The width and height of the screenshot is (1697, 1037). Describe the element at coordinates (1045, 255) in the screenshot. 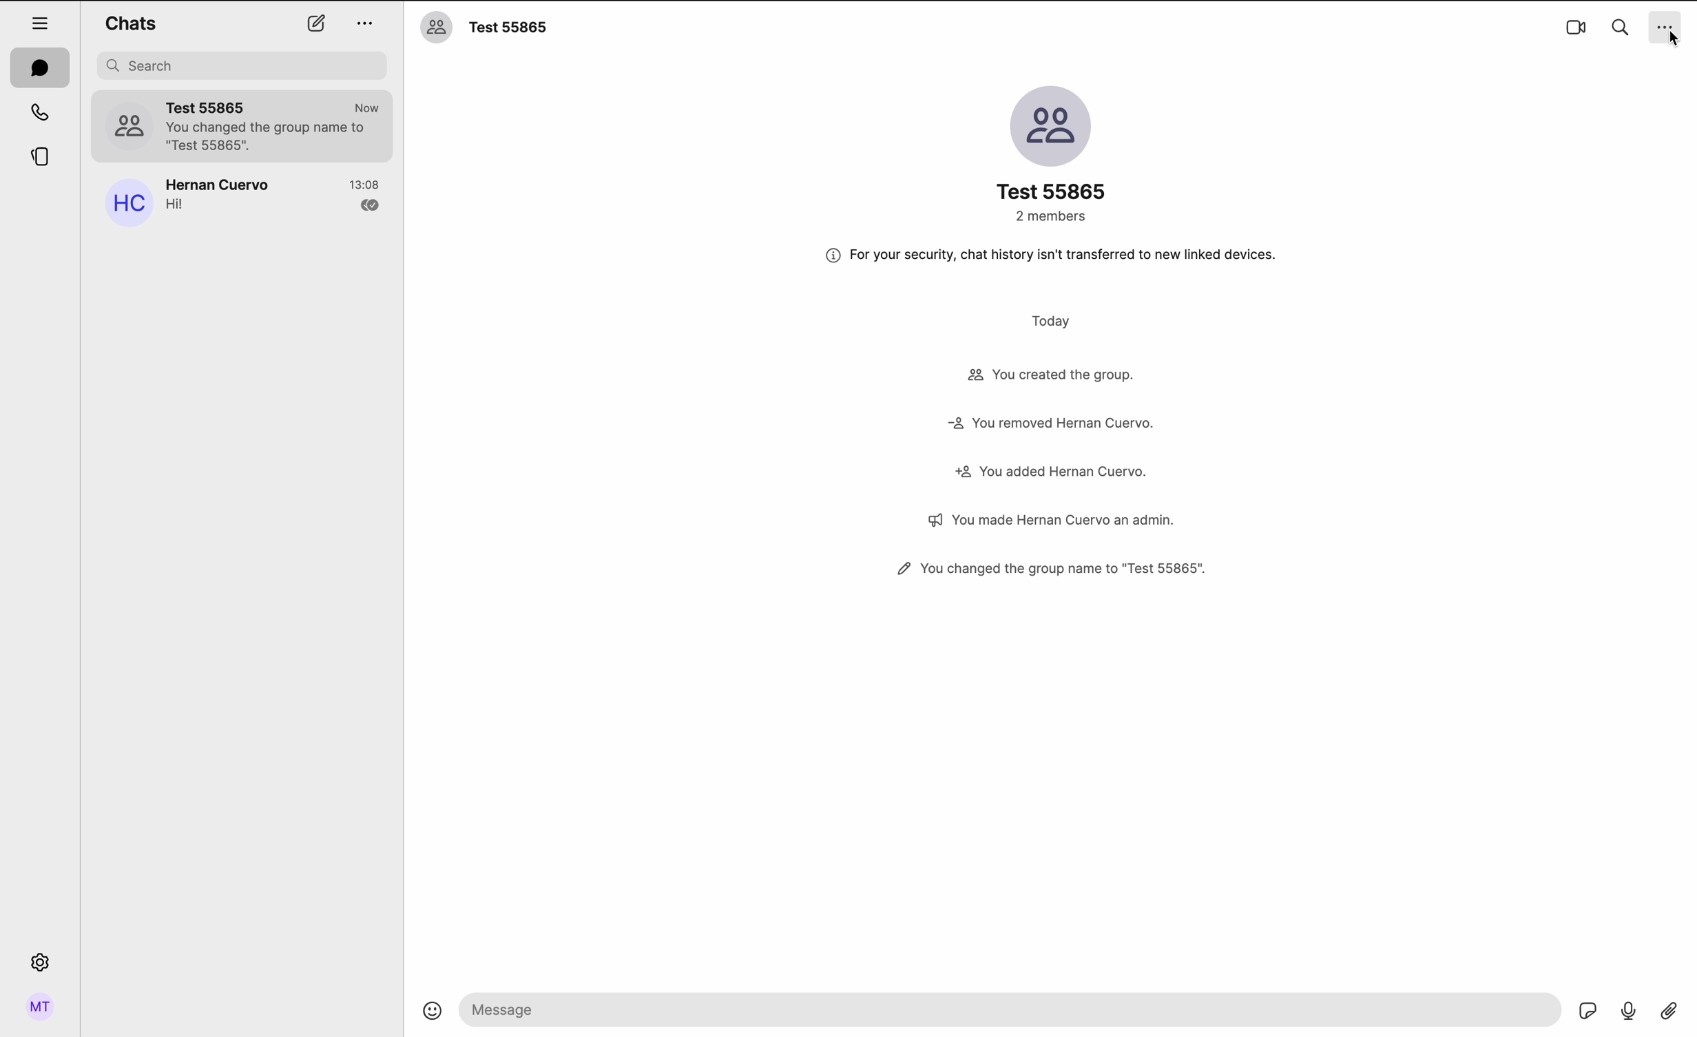

I see `note` at that location.